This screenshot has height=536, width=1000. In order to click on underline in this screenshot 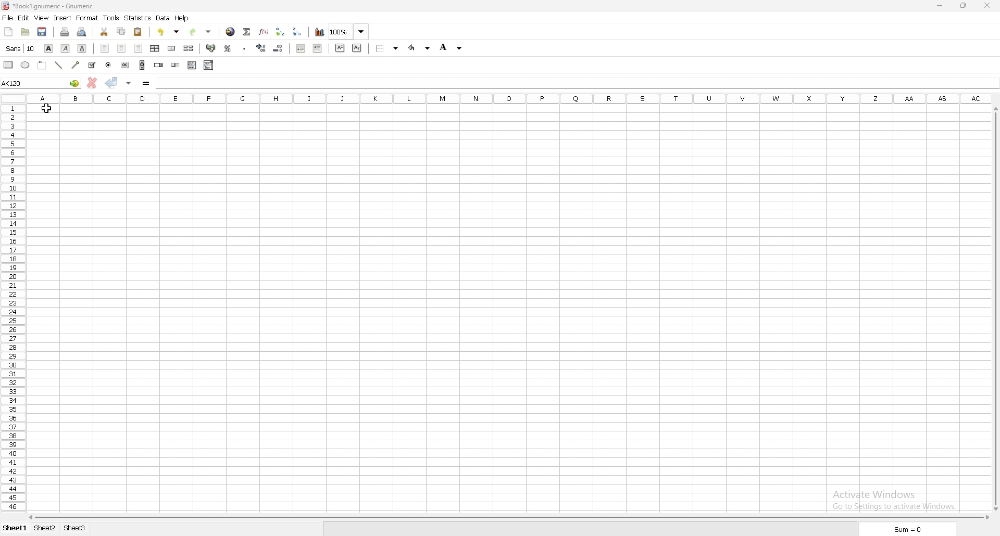, I will do `click(82, 48)`.